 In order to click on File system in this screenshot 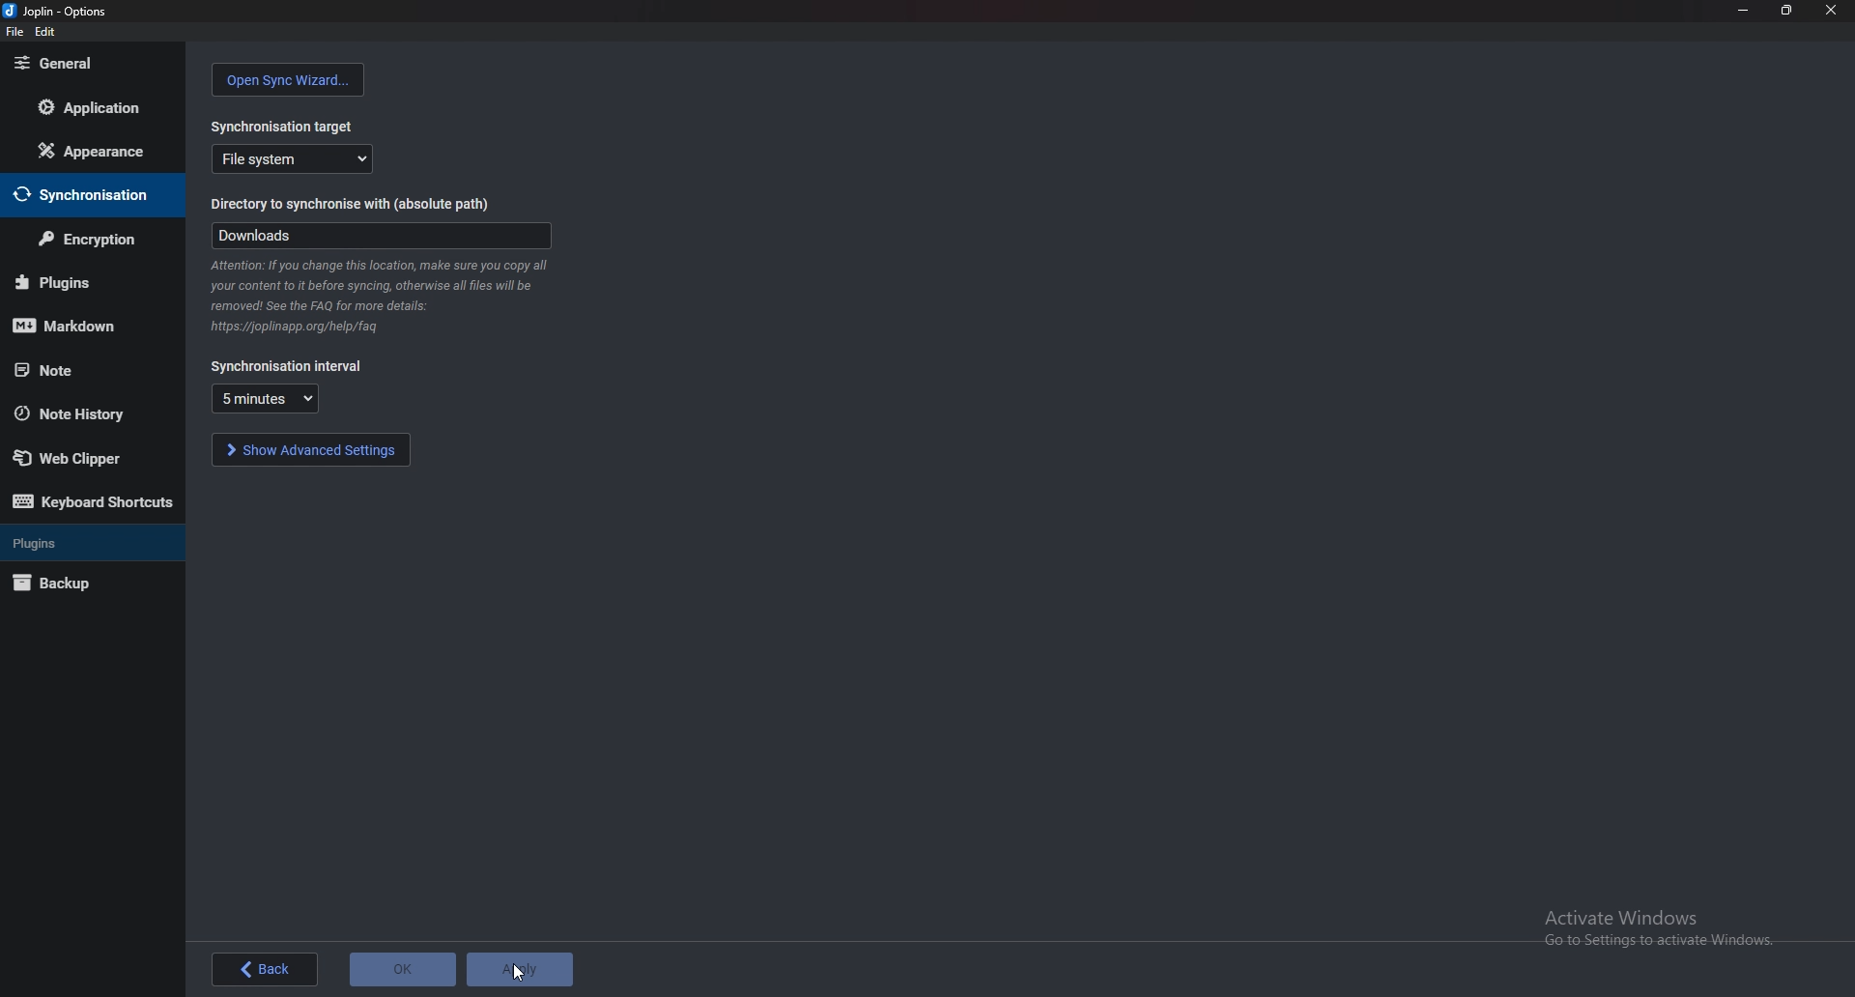, I will do `click(294, 158)`.